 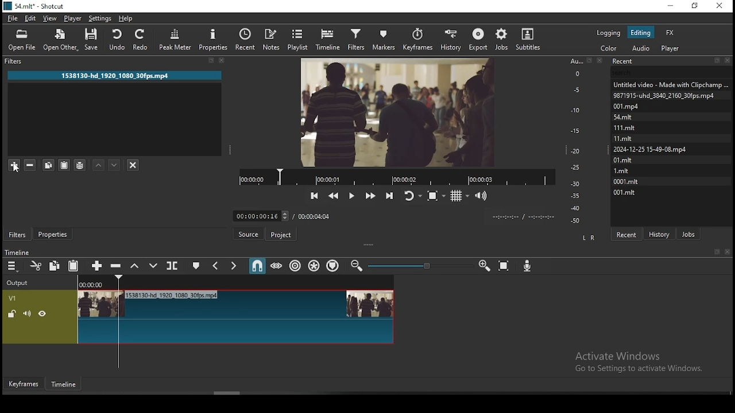 What do you see at coordinates (672, 48) in the screenshot?
I see `player` at bounding box center [672, 48].